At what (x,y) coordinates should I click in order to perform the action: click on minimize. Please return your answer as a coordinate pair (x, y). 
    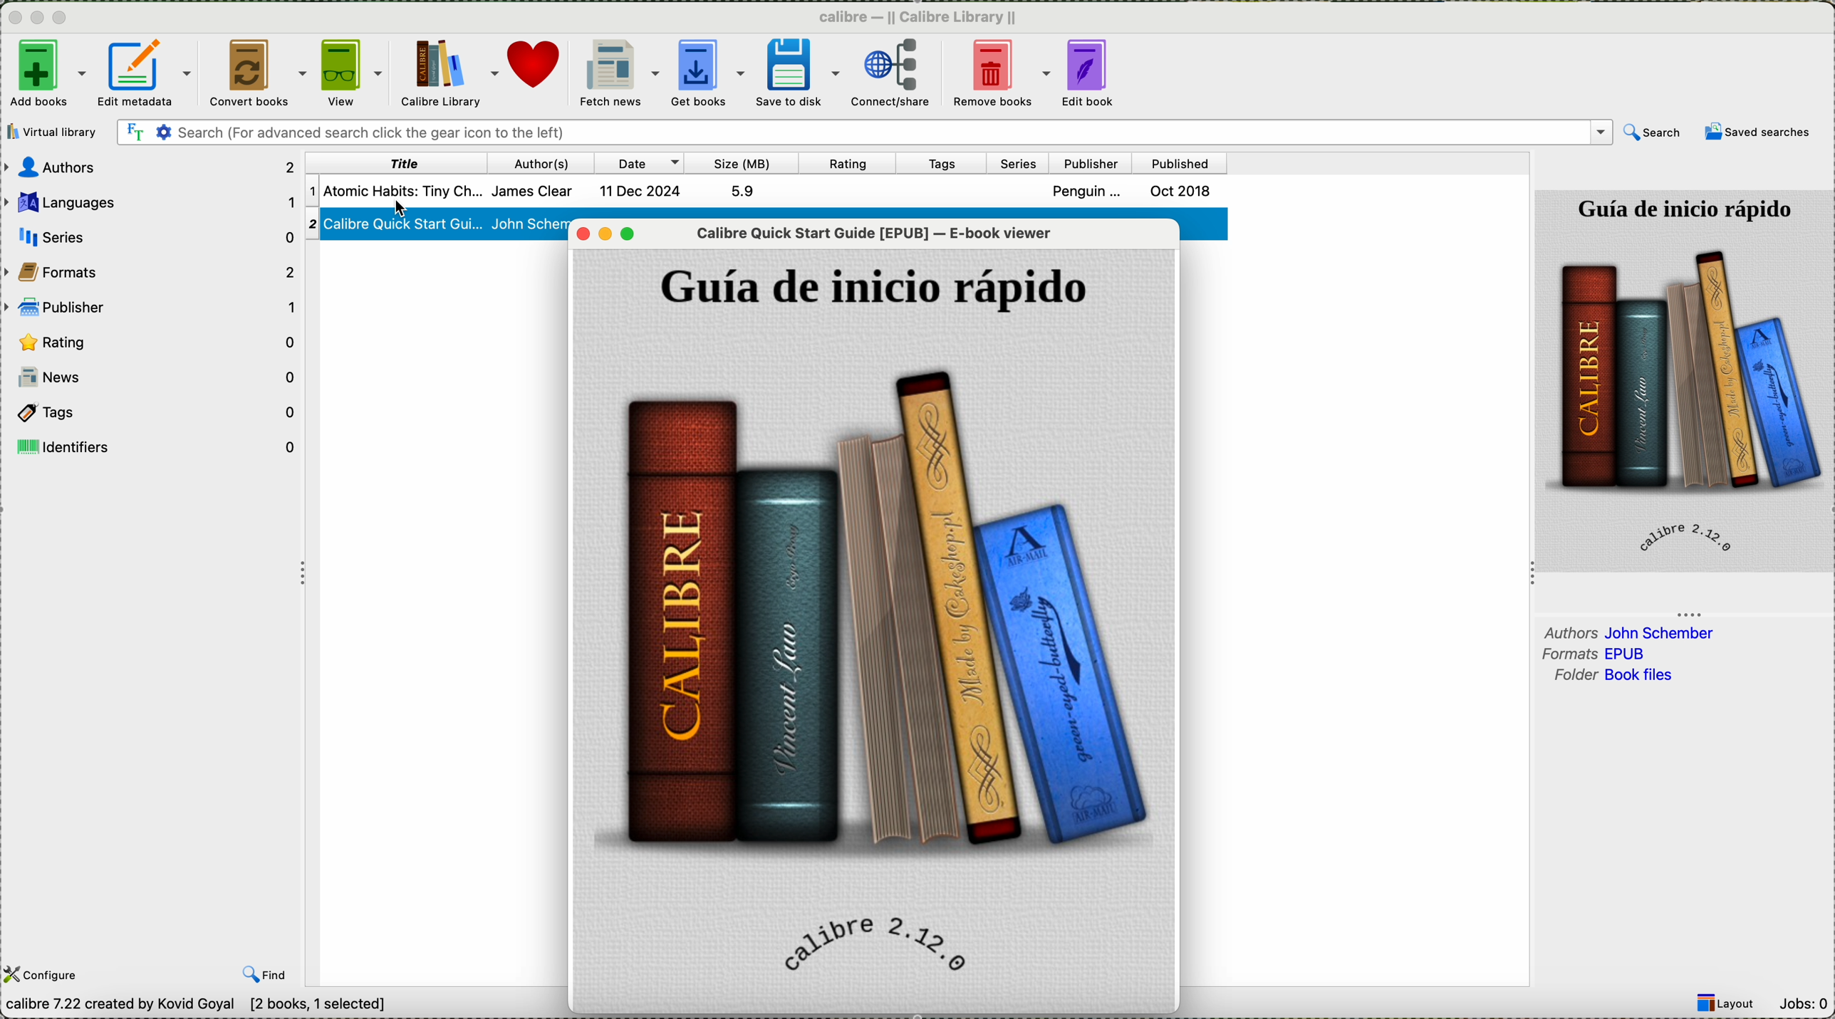
    Looking at the image, I should click on (36, 19).